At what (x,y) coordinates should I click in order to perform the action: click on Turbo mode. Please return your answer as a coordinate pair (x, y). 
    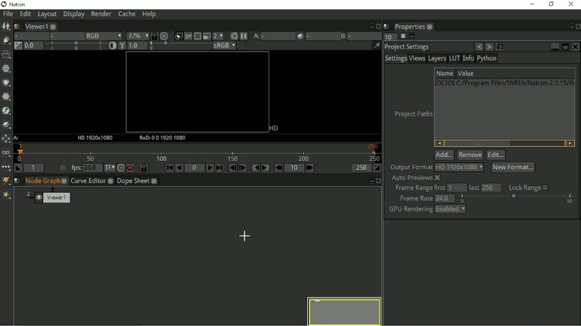
    Looking at the image, I should click on (118, 168).